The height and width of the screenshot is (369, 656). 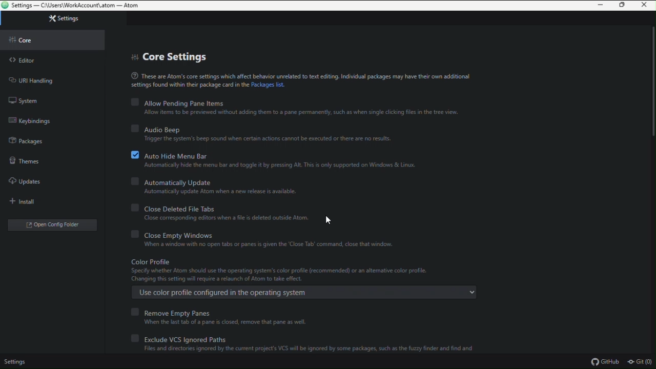 I want to click on Remove empty panes, so click(x=182, y=312).